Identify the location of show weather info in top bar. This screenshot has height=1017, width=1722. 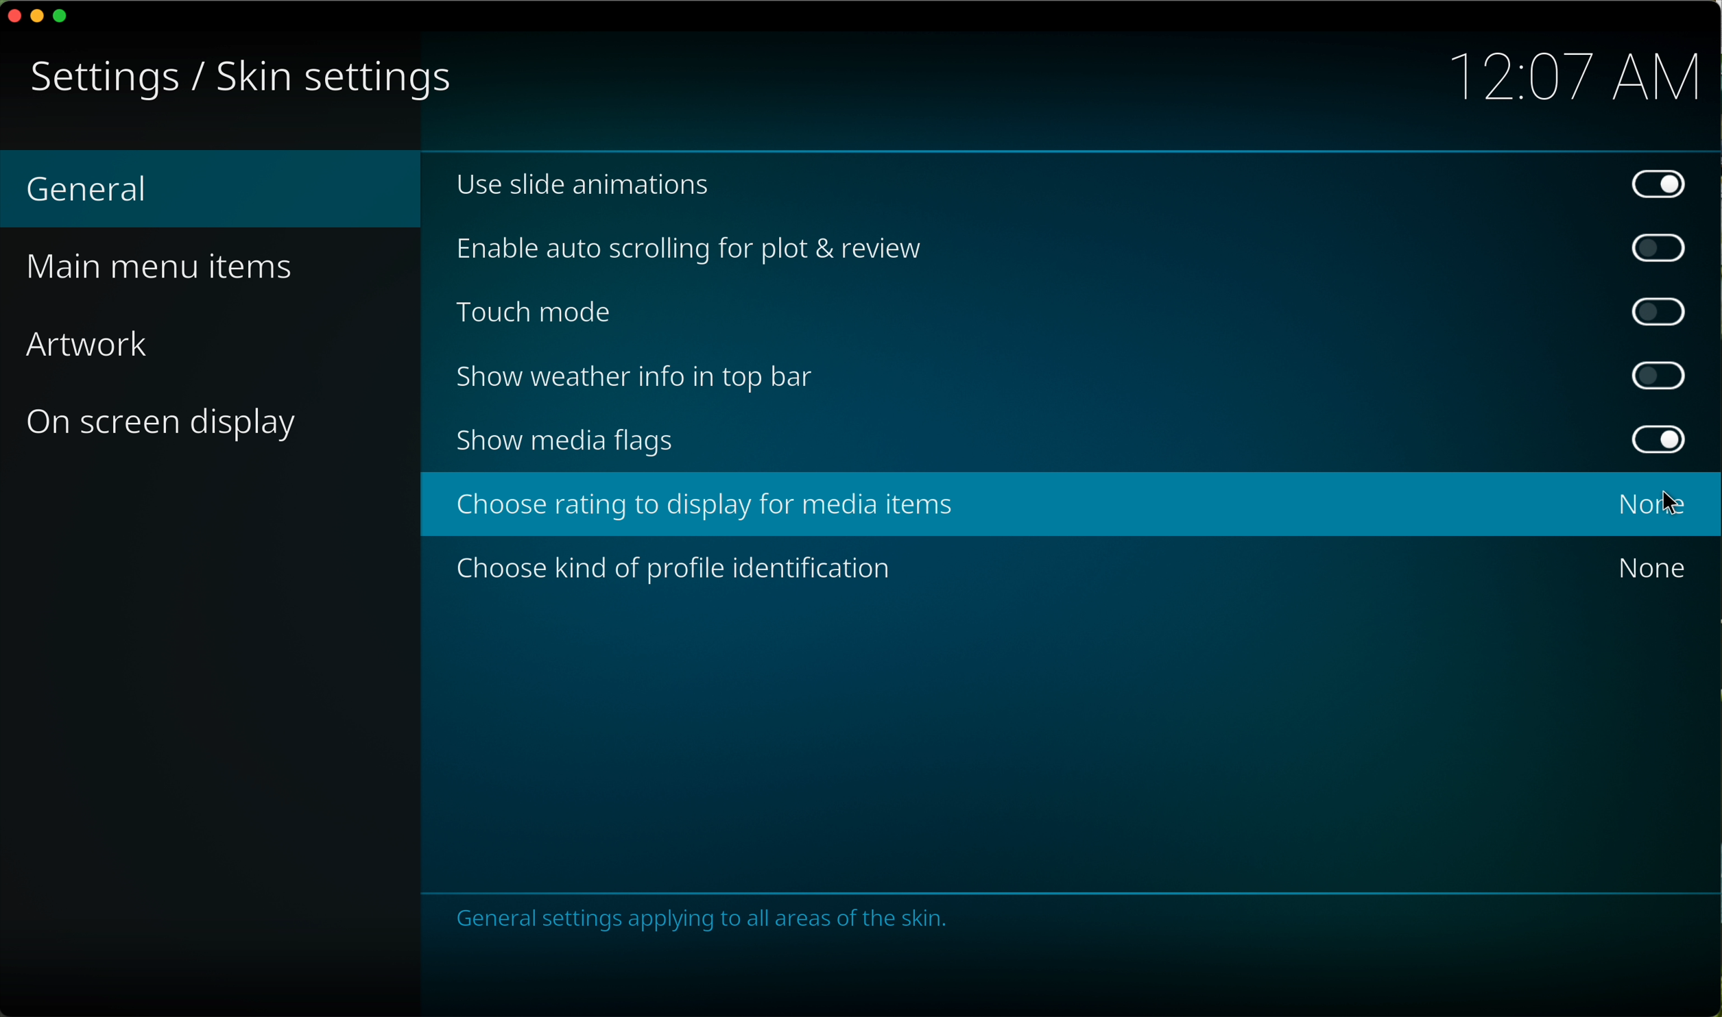
(1066, 378).